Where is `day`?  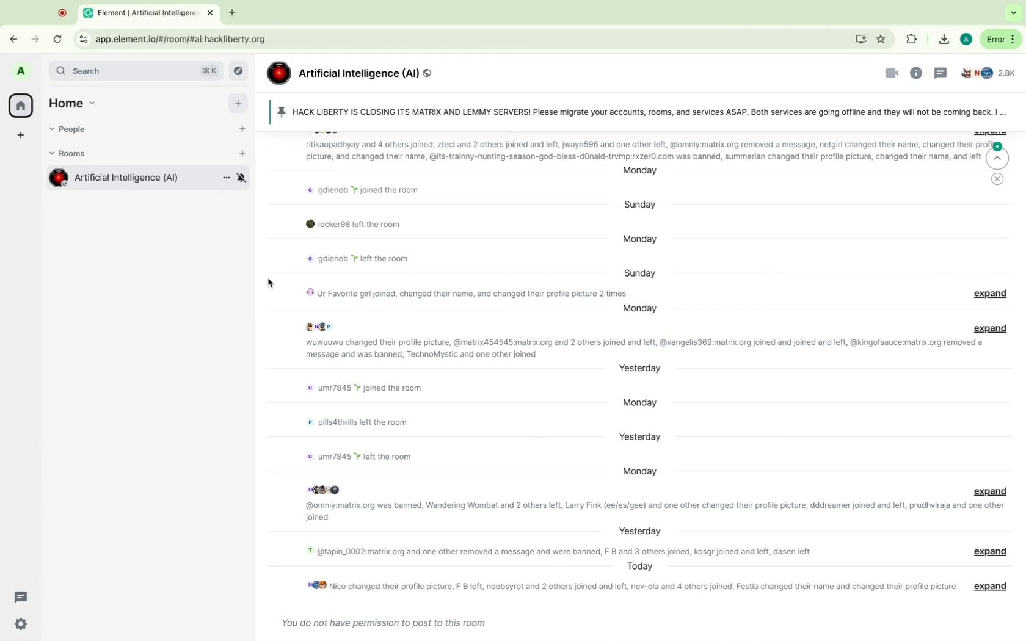 day is located at coordinates (641, 438).